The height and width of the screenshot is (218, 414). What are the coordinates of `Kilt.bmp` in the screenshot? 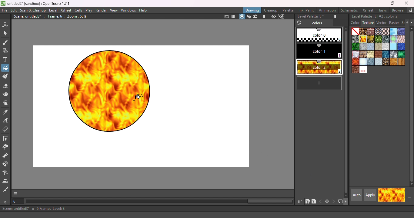 It's located at (393, 39).